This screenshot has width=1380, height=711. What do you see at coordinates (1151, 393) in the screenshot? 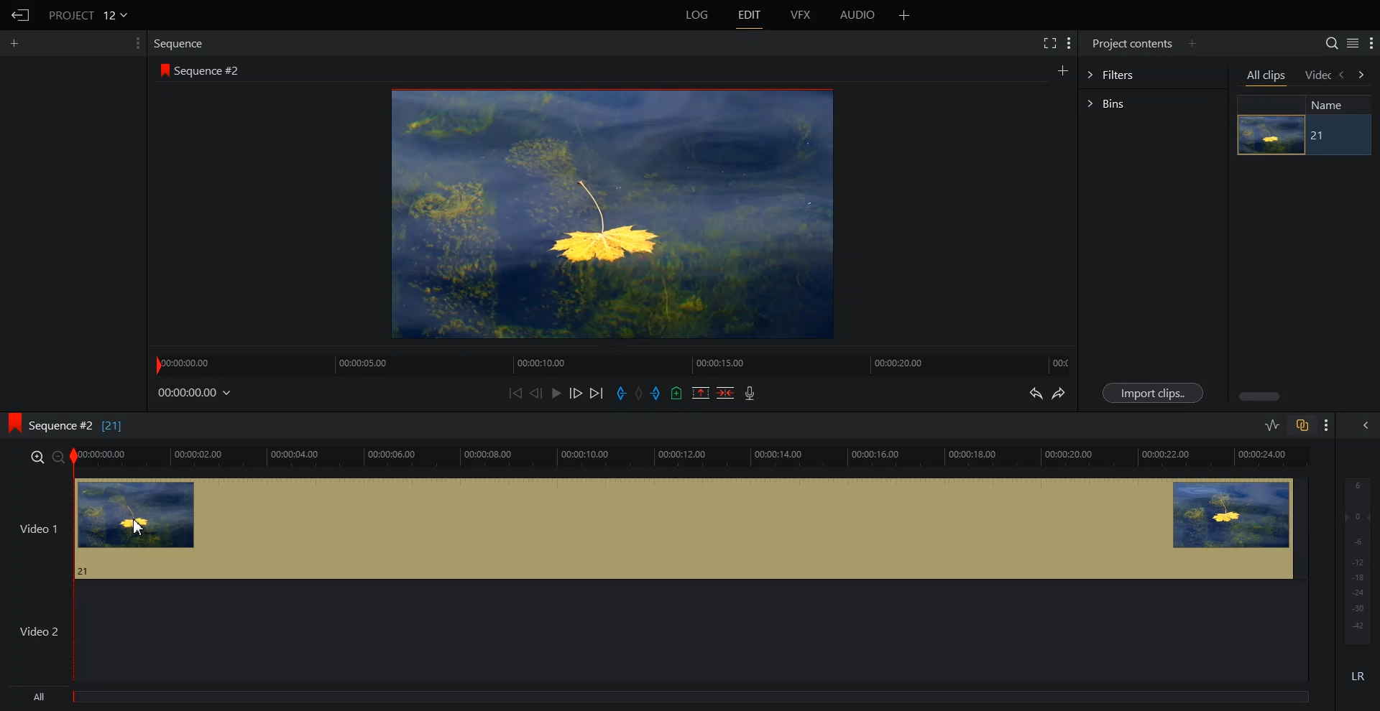
I see `Import clips` at bounding box center [1151, 393].